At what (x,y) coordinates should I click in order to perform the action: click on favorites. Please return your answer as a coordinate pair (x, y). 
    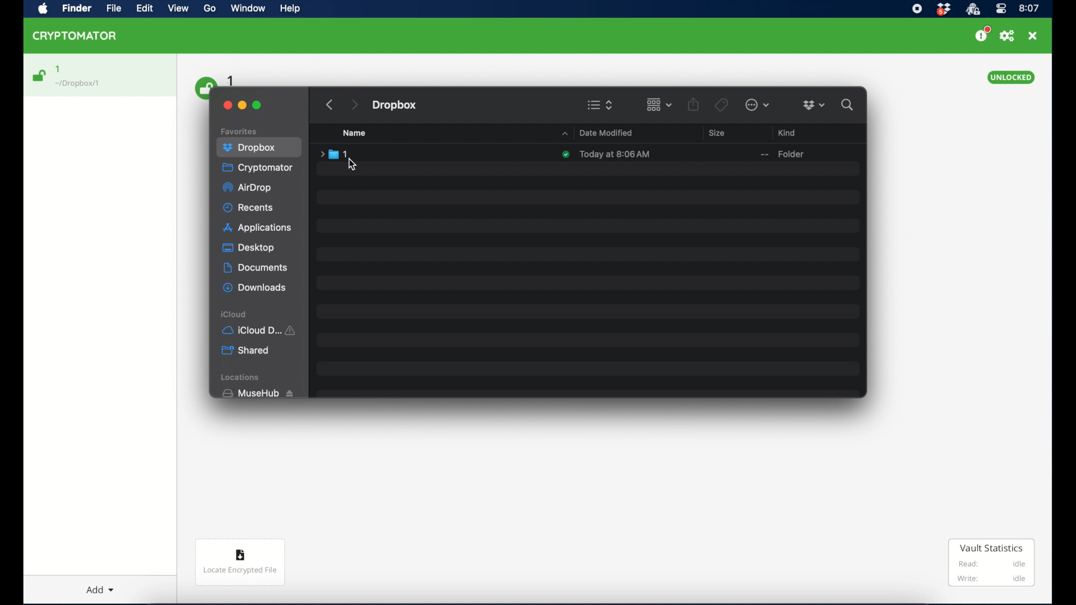
    Looking at the image, I should click on (240, 130).